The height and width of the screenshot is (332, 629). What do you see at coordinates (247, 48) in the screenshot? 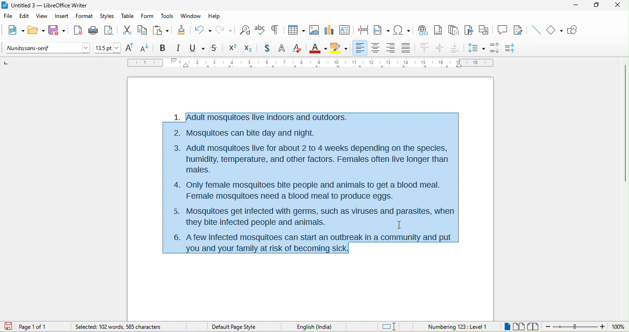
I see `subscript` at bounding box center [247, 48].